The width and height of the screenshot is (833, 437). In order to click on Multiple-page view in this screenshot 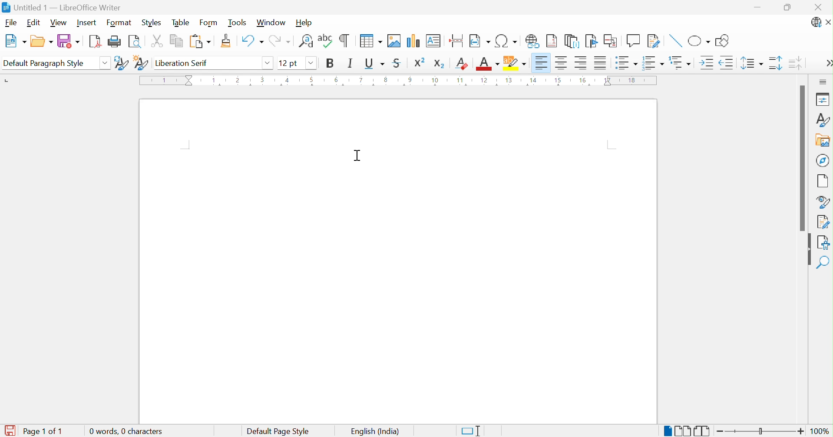, I will do `click(684, 430)`.